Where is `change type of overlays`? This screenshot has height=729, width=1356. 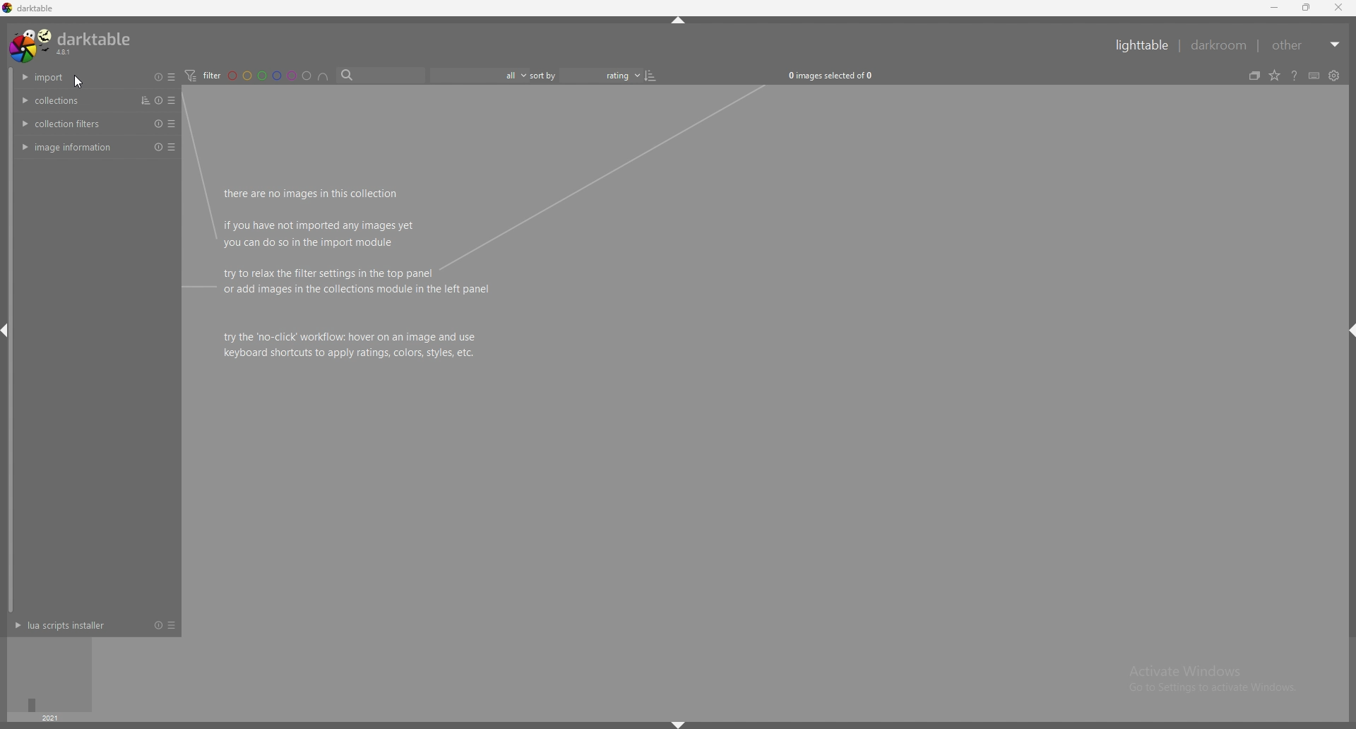
change type of overlays is located at coordinates (1275, 76).